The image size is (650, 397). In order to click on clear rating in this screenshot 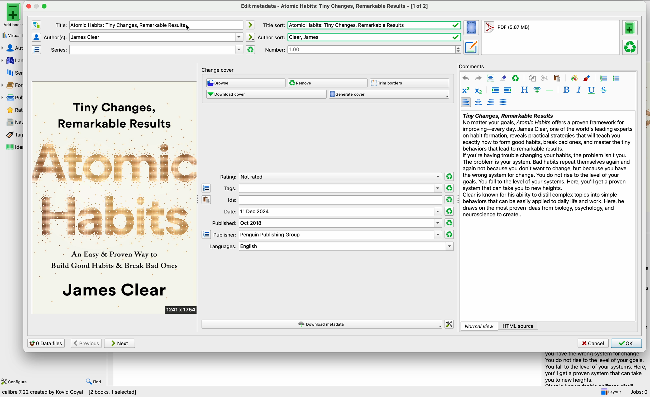, I will do `click(449, 223)`.